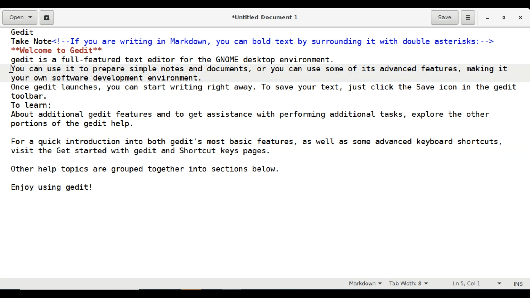 The width and height of the screenshot is (530, 298). What do you see at coordinates (475, 285) in the screenshot?
I see `Line & Column Preference` at bounding box center [475, 285].